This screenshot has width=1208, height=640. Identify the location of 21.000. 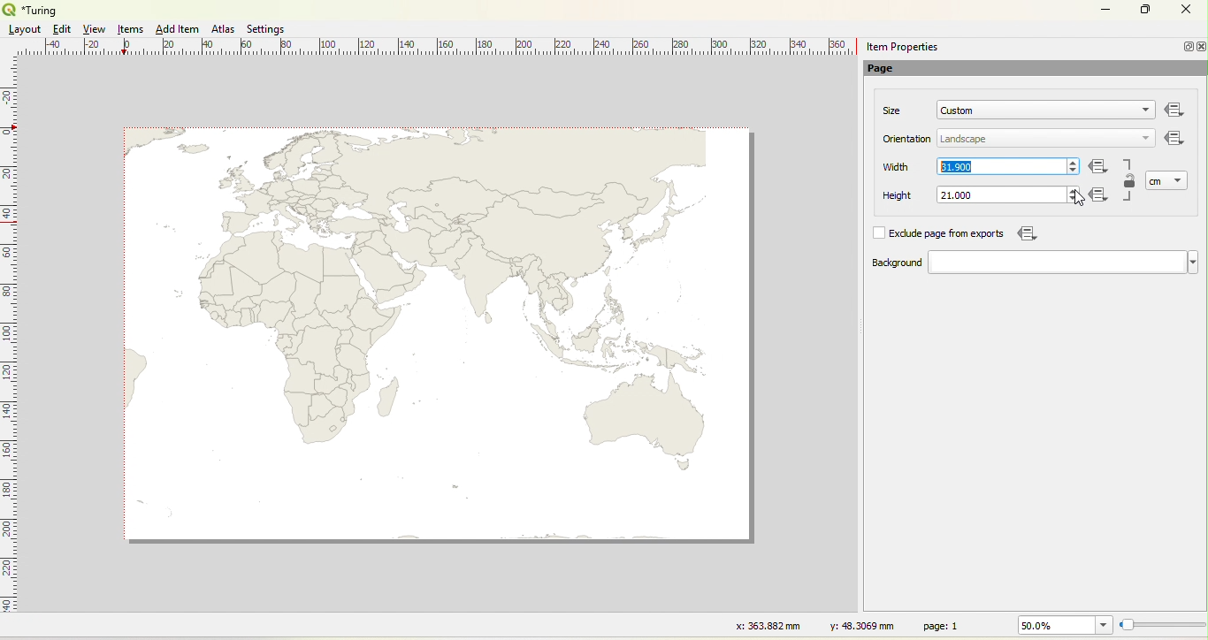
(956, 195).